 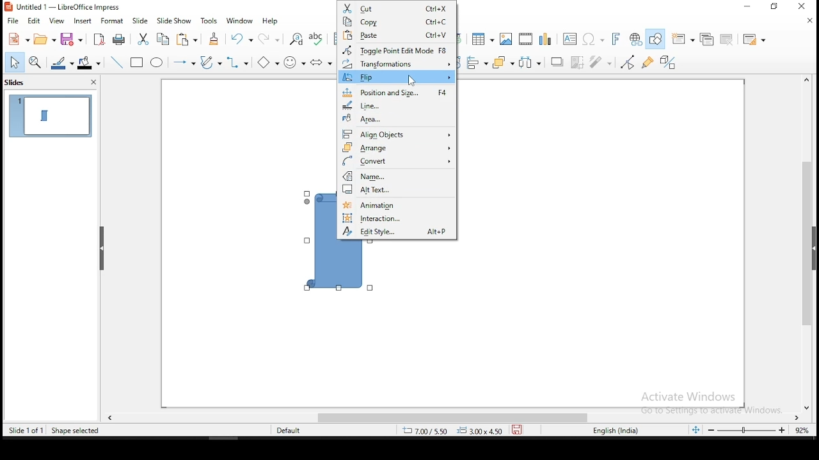 What do you see at coordinates (478, 61) in the screenshot?
I see `align objects` at bounding box center [478, 61].